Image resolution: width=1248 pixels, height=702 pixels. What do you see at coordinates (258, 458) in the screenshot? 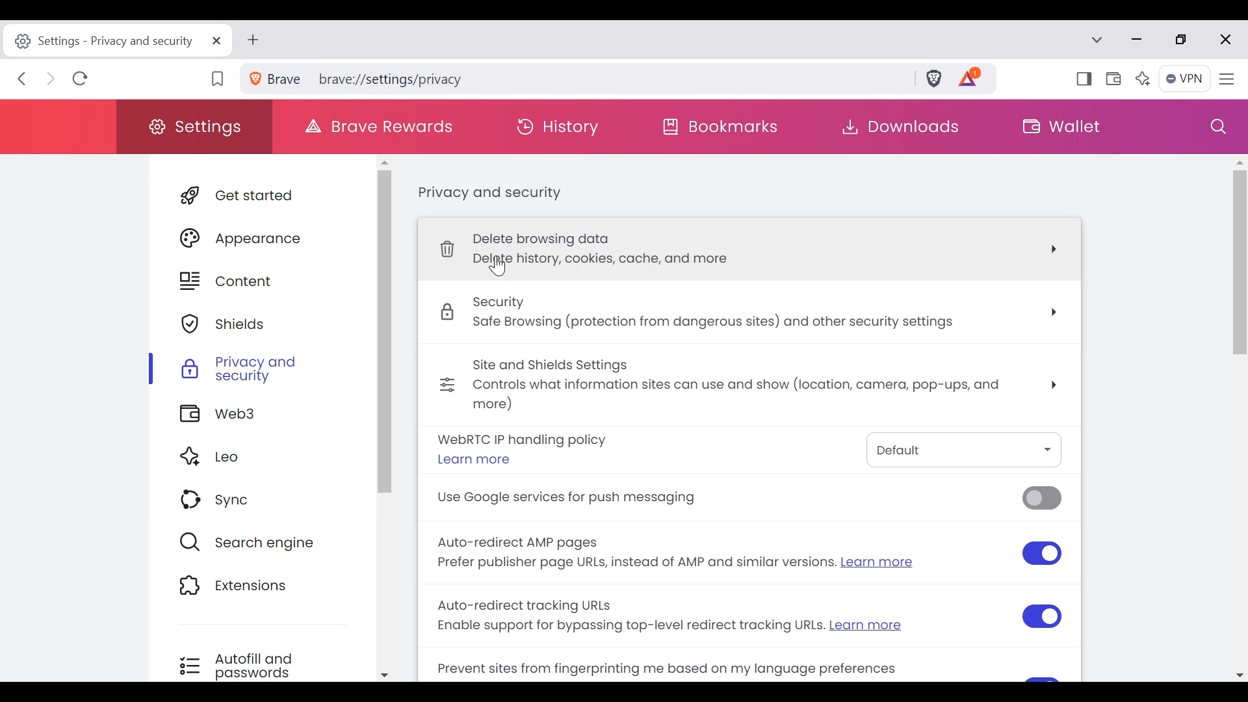
I see `Leo` at bounding box center [258, 458].